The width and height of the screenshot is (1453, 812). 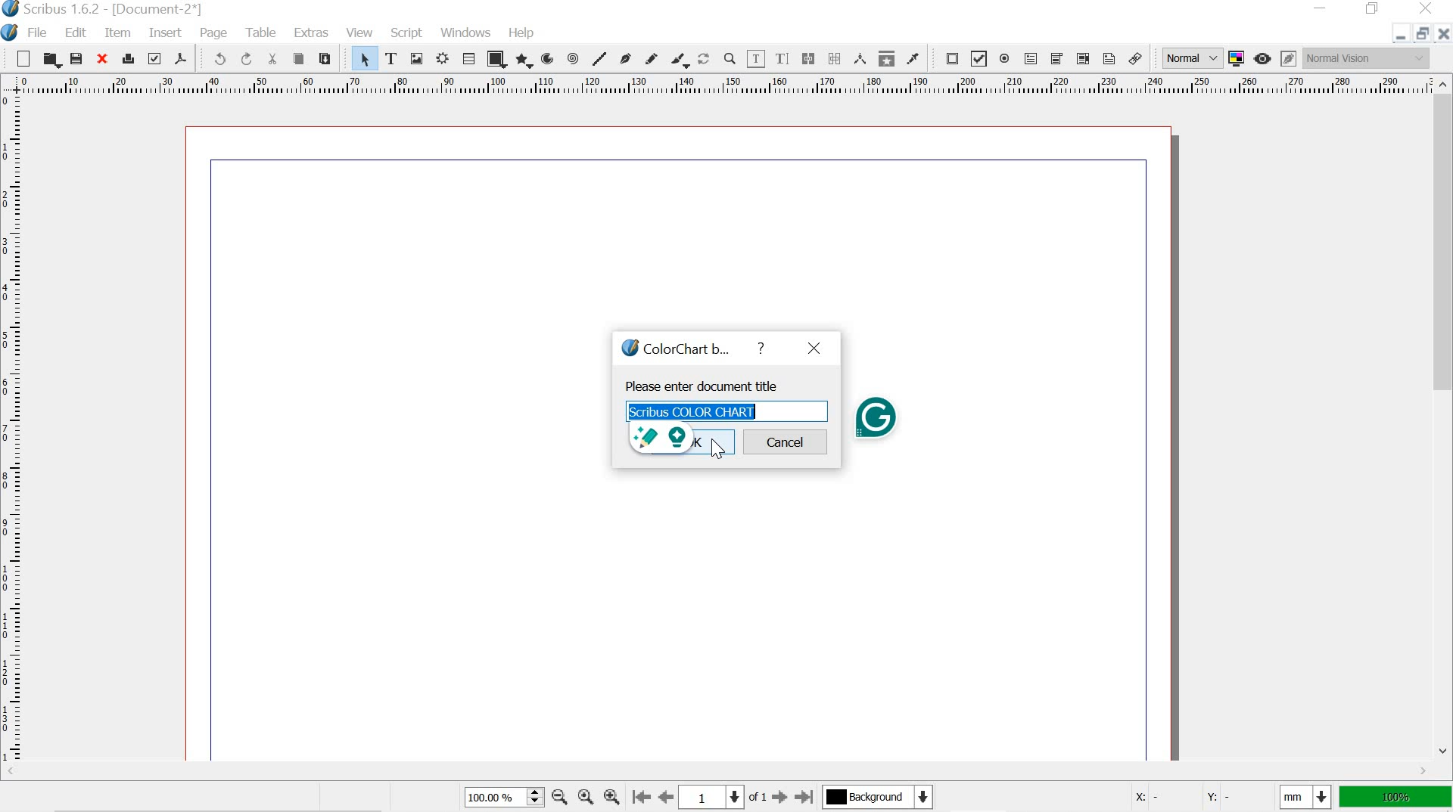 What do you see at coordinates (702, 385) in the screenshot?
I see `Please enter document title` at bounding box center [702, 385].